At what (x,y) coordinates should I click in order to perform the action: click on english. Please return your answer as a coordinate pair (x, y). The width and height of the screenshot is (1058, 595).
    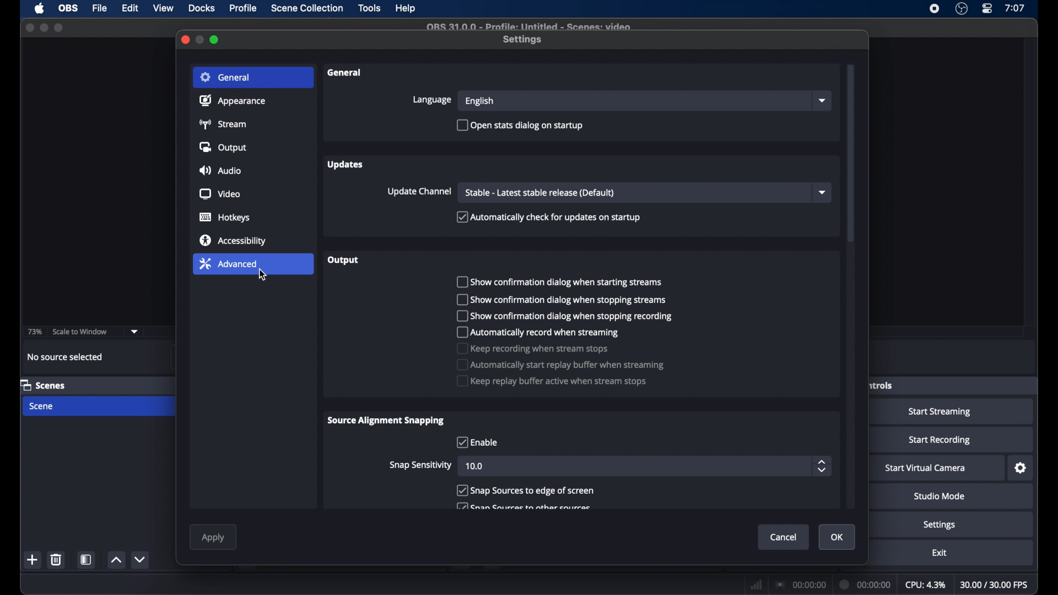
    Looking at the image, I should click on (479, 102).